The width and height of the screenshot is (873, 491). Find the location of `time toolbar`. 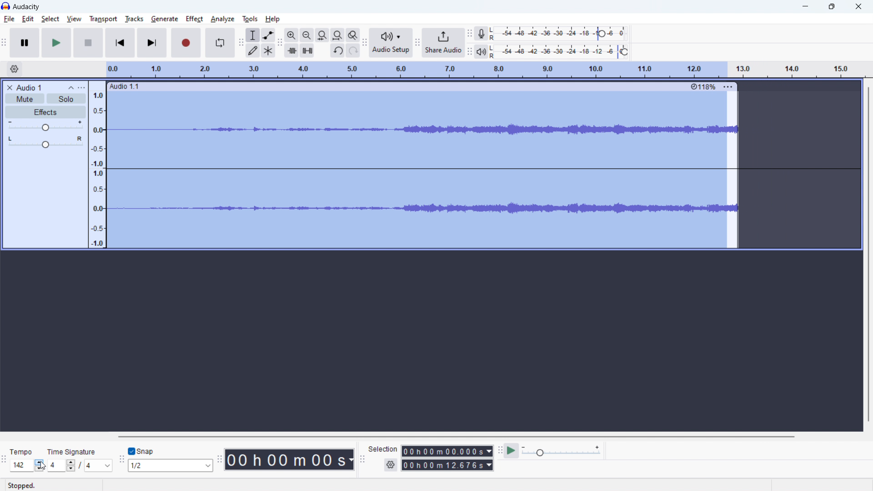

time toolbar is located at coordinates (221, 459).